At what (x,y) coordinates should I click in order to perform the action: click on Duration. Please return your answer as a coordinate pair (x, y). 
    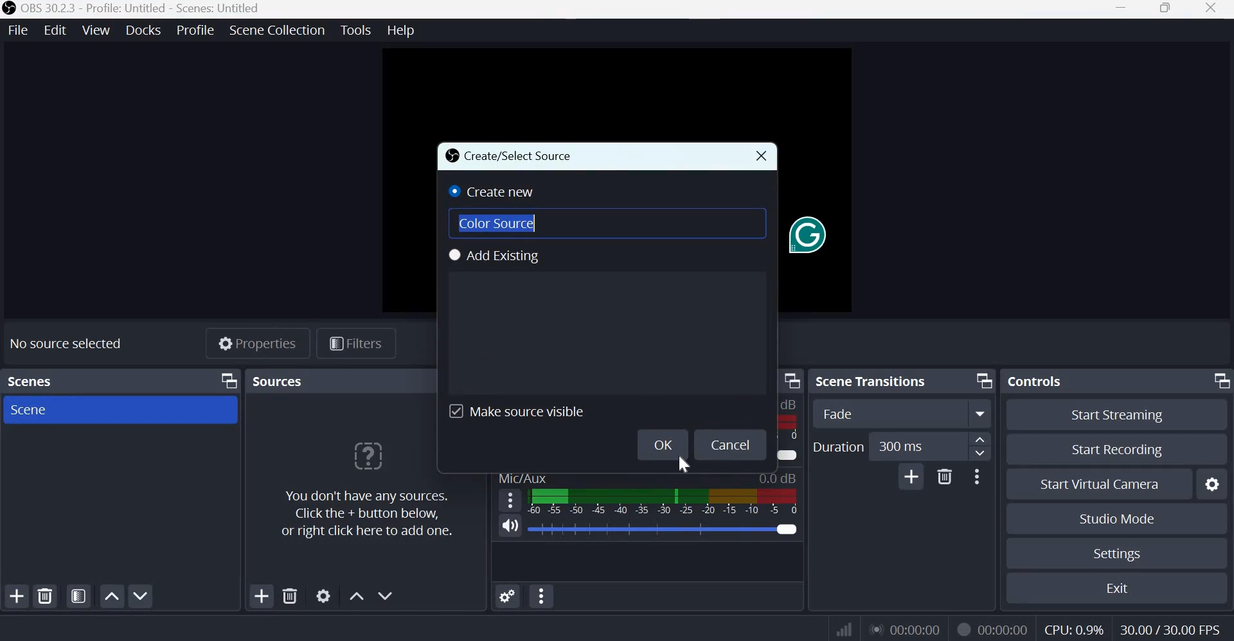
    Looking at the image, I should click on (837, 446).